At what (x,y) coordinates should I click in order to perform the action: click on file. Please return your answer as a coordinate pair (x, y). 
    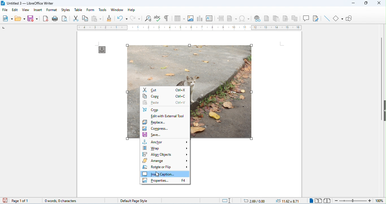
    Looking at the image, I should click on (5, 10).